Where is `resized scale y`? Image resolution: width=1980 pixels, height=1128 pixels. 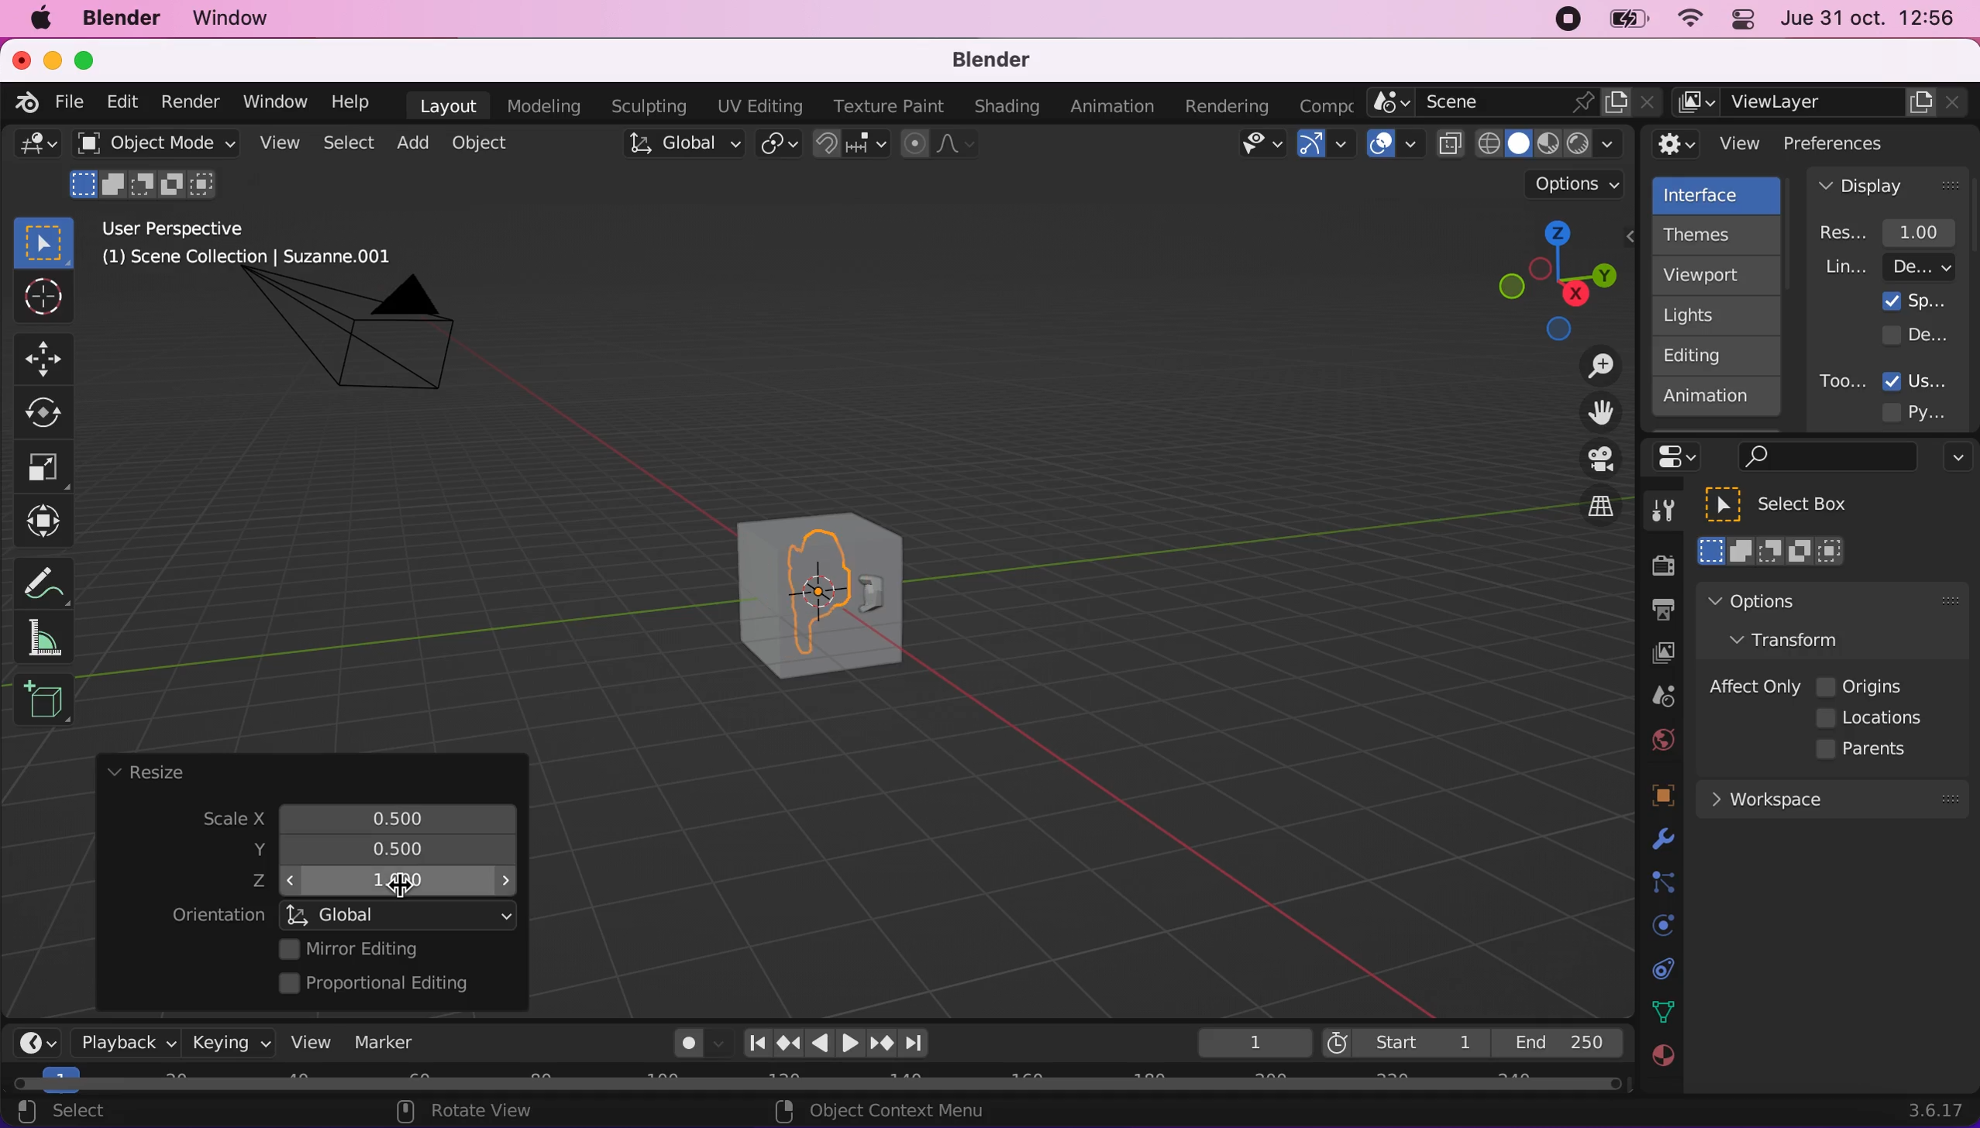
resized scale y is located at coordinates (412, 849).